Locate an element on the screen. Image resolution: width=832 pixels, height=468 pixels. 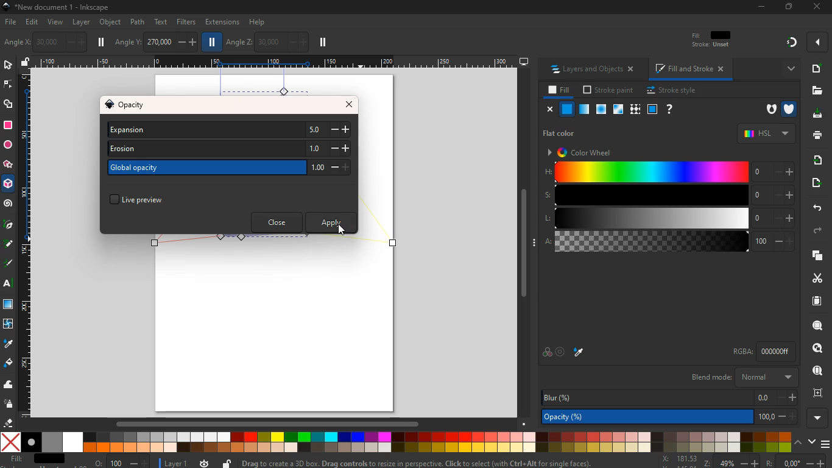
select is located at coordinates (7, 66).